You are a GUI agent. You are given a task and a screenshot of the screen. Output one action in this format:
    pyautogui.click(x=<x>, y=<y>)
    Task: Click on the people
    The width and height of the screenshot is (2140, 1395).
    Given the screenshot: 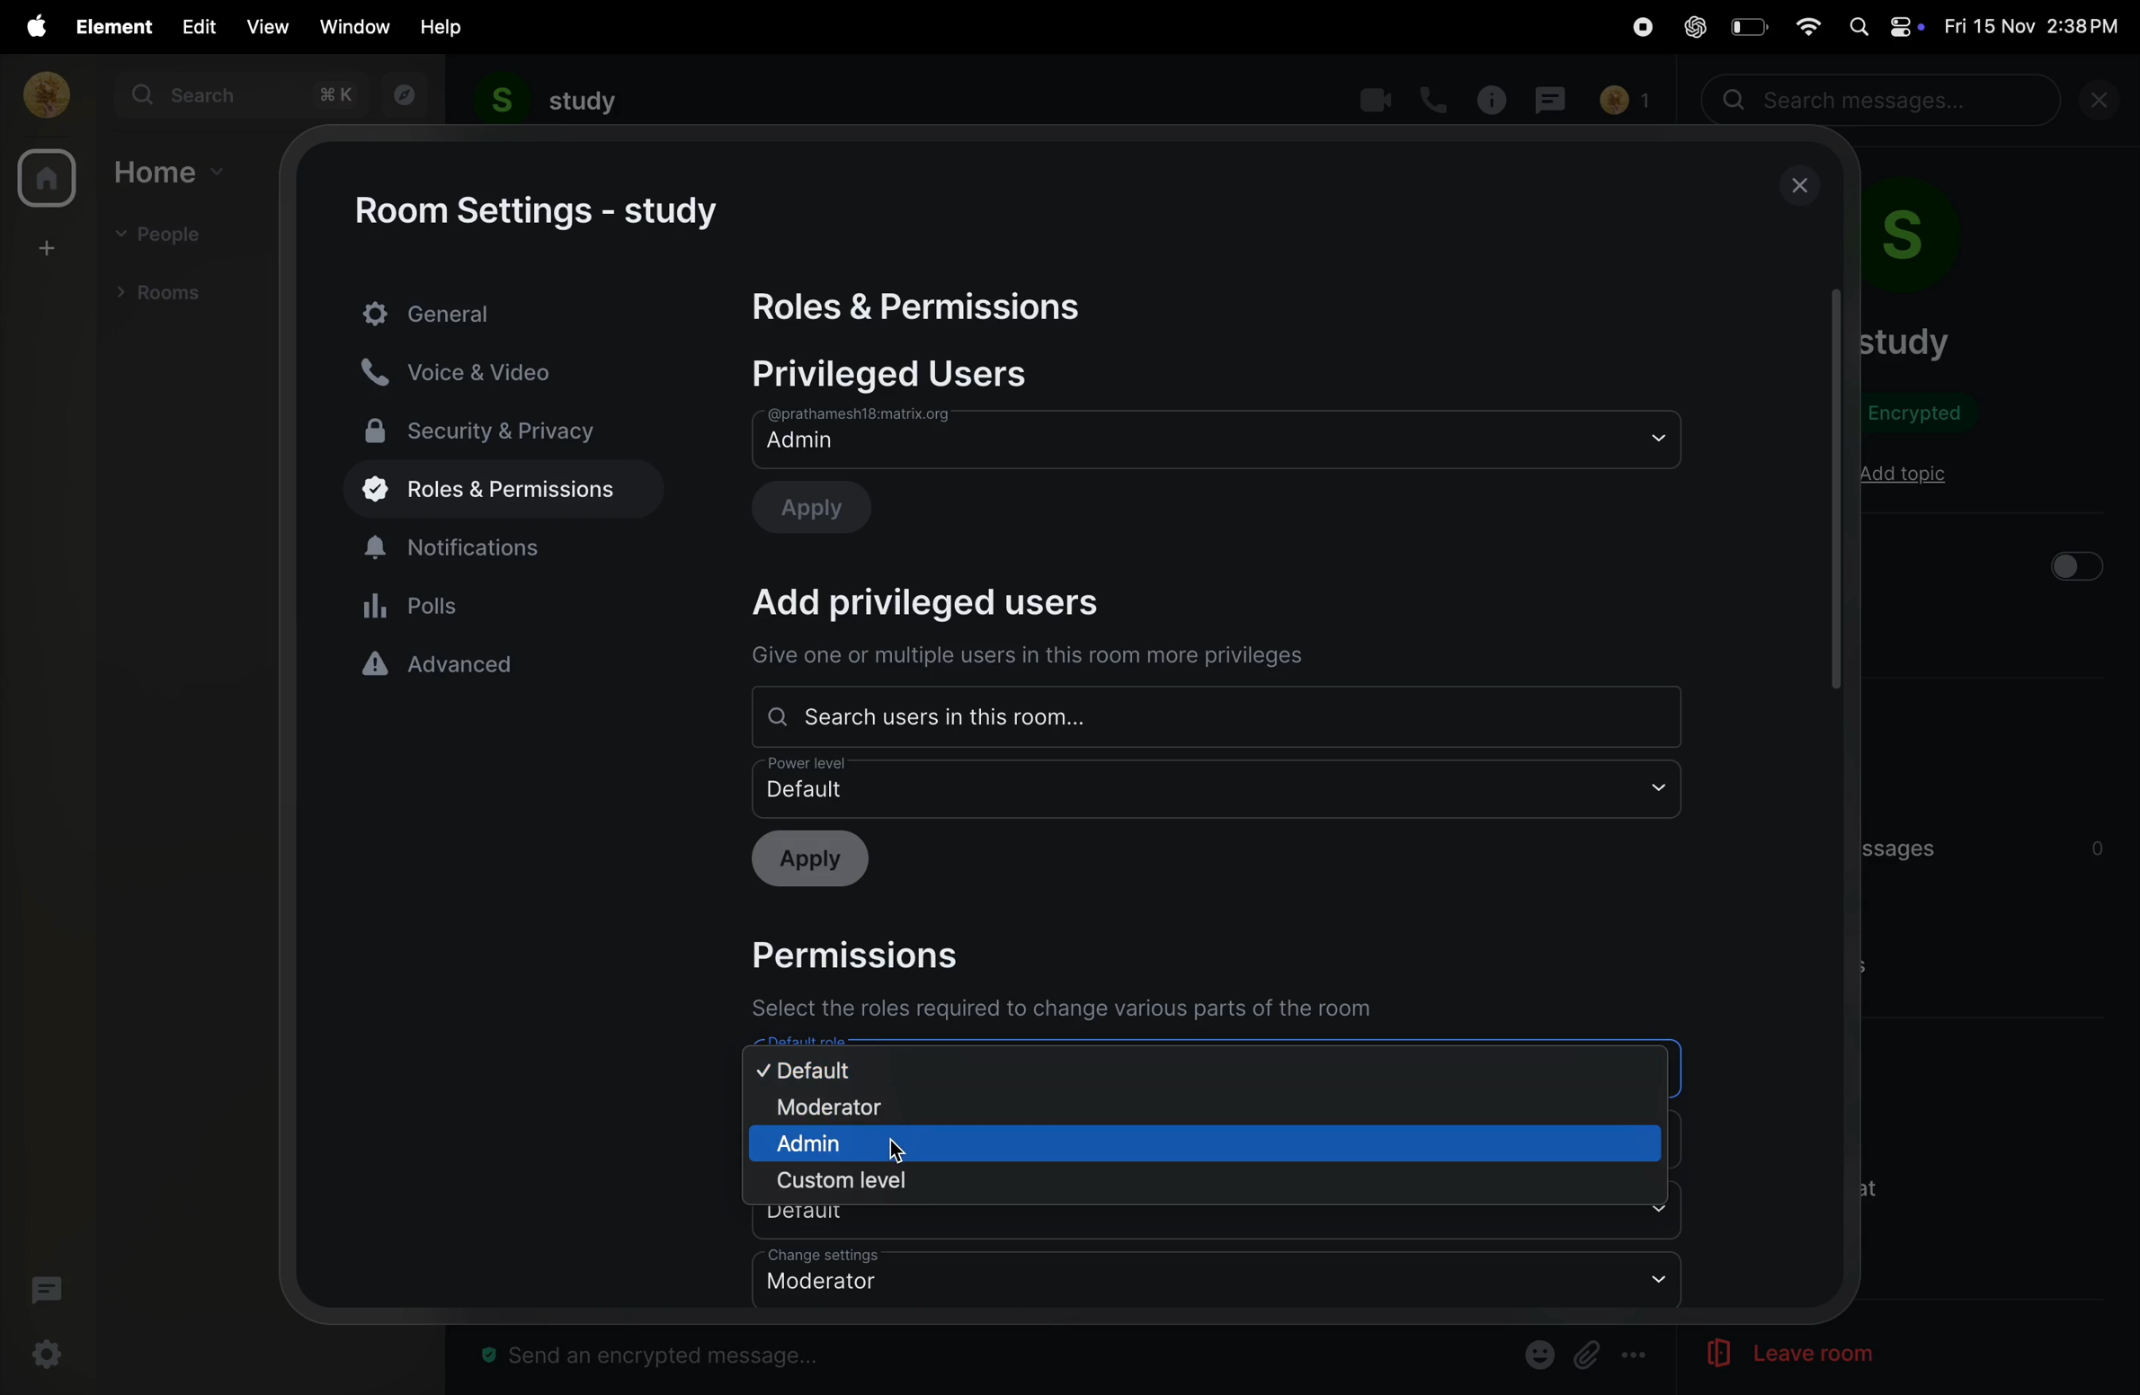 What is the action you would take?
    pyautogui.click(x=167, y=236)
    